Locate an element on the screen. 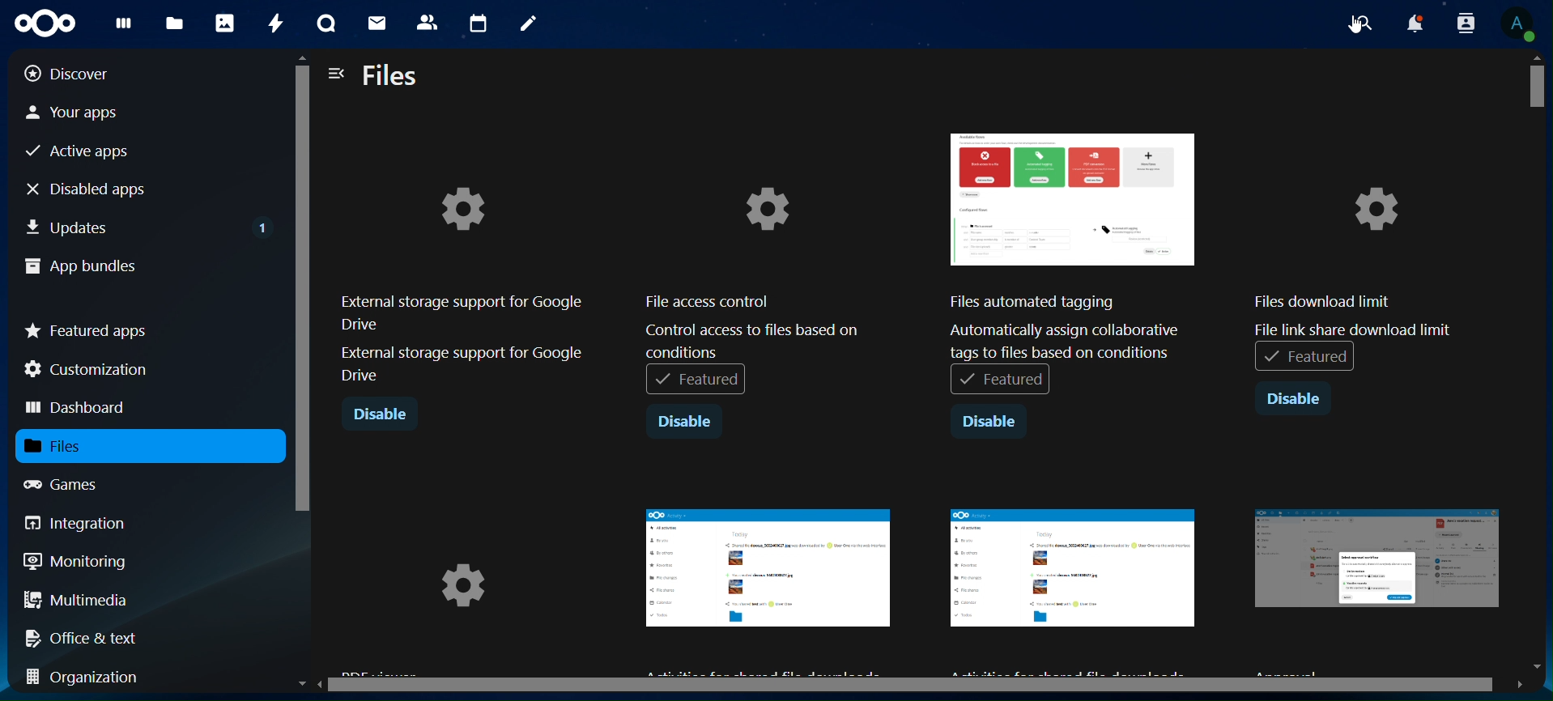  image is located at coordinates (1383, 588).